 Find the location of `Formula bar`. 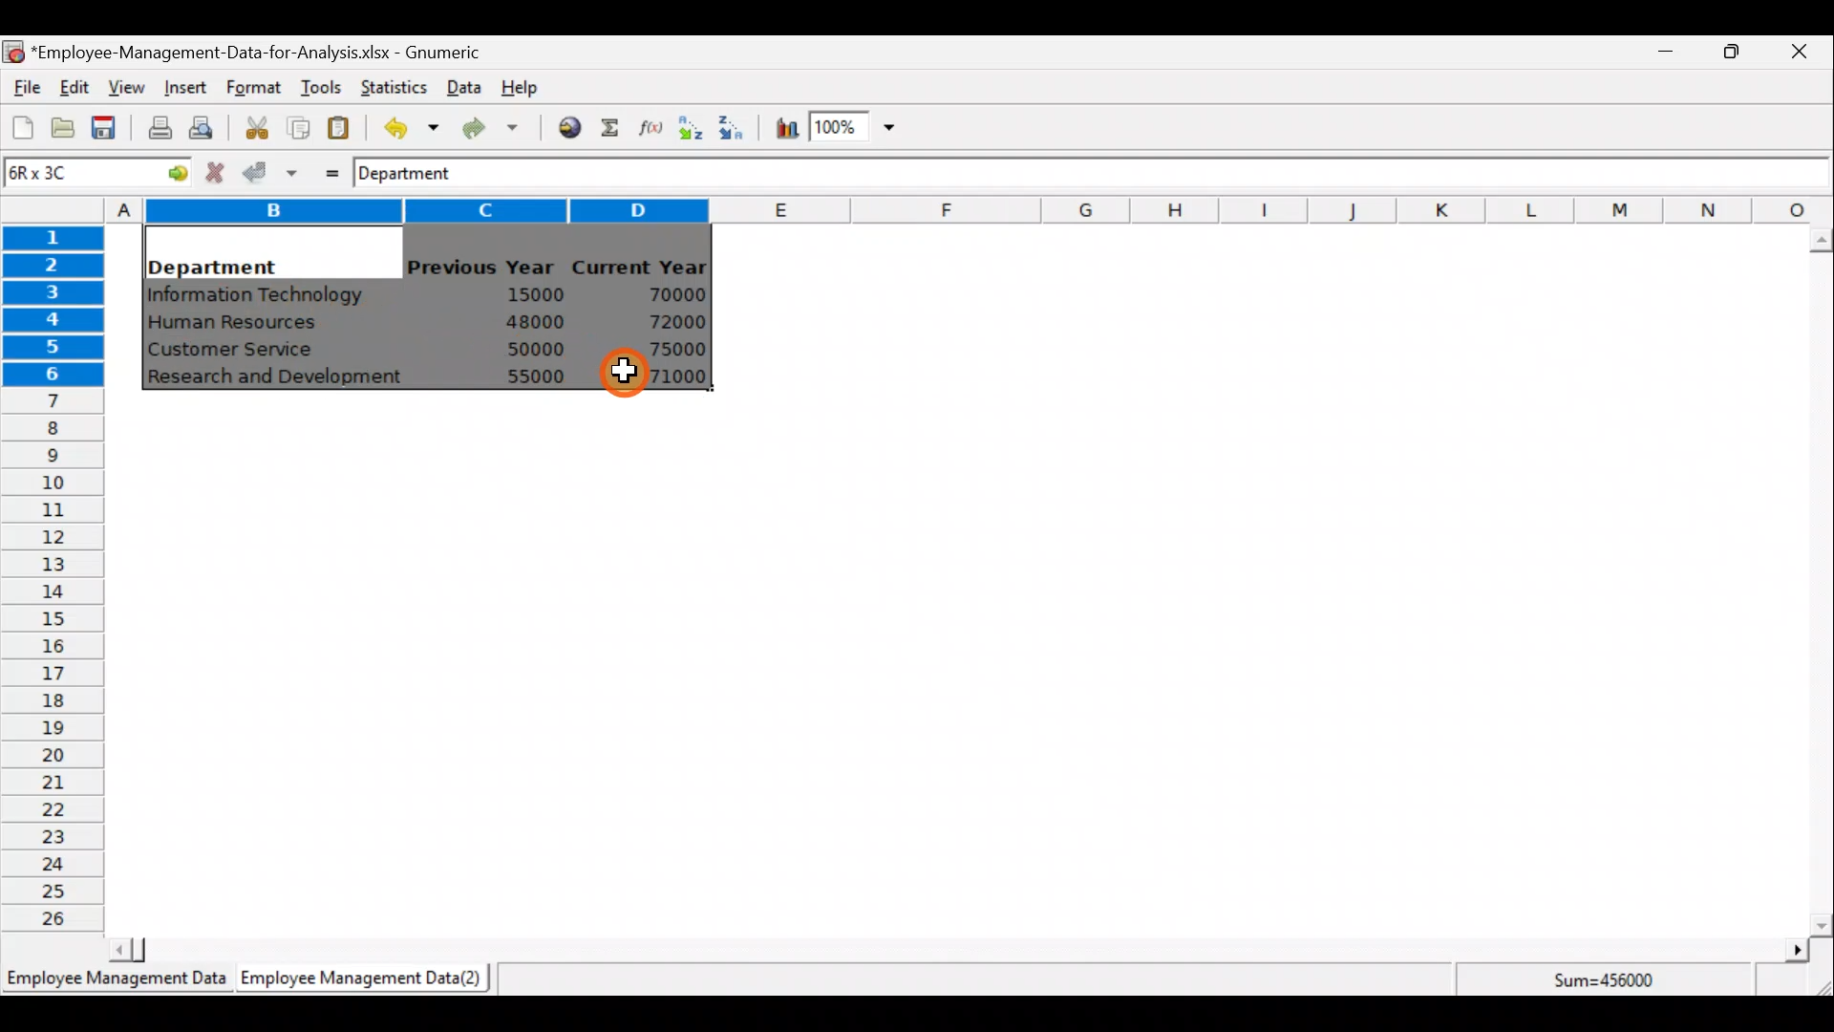

Formula bar is located at coordinates (1162, 173).